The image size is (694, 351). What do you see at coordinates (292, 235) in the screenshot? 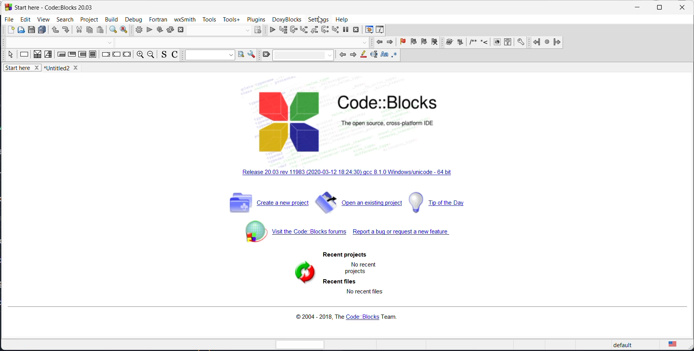
I see `forum` at bounding box center [292, 235].